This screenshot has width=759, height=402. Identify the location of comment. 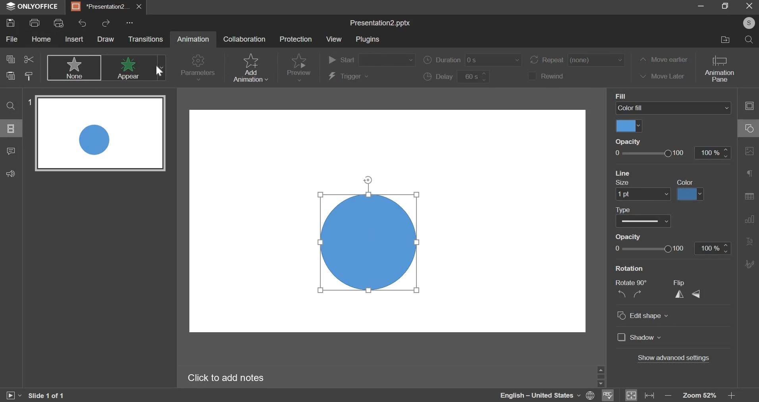
(10, 151).